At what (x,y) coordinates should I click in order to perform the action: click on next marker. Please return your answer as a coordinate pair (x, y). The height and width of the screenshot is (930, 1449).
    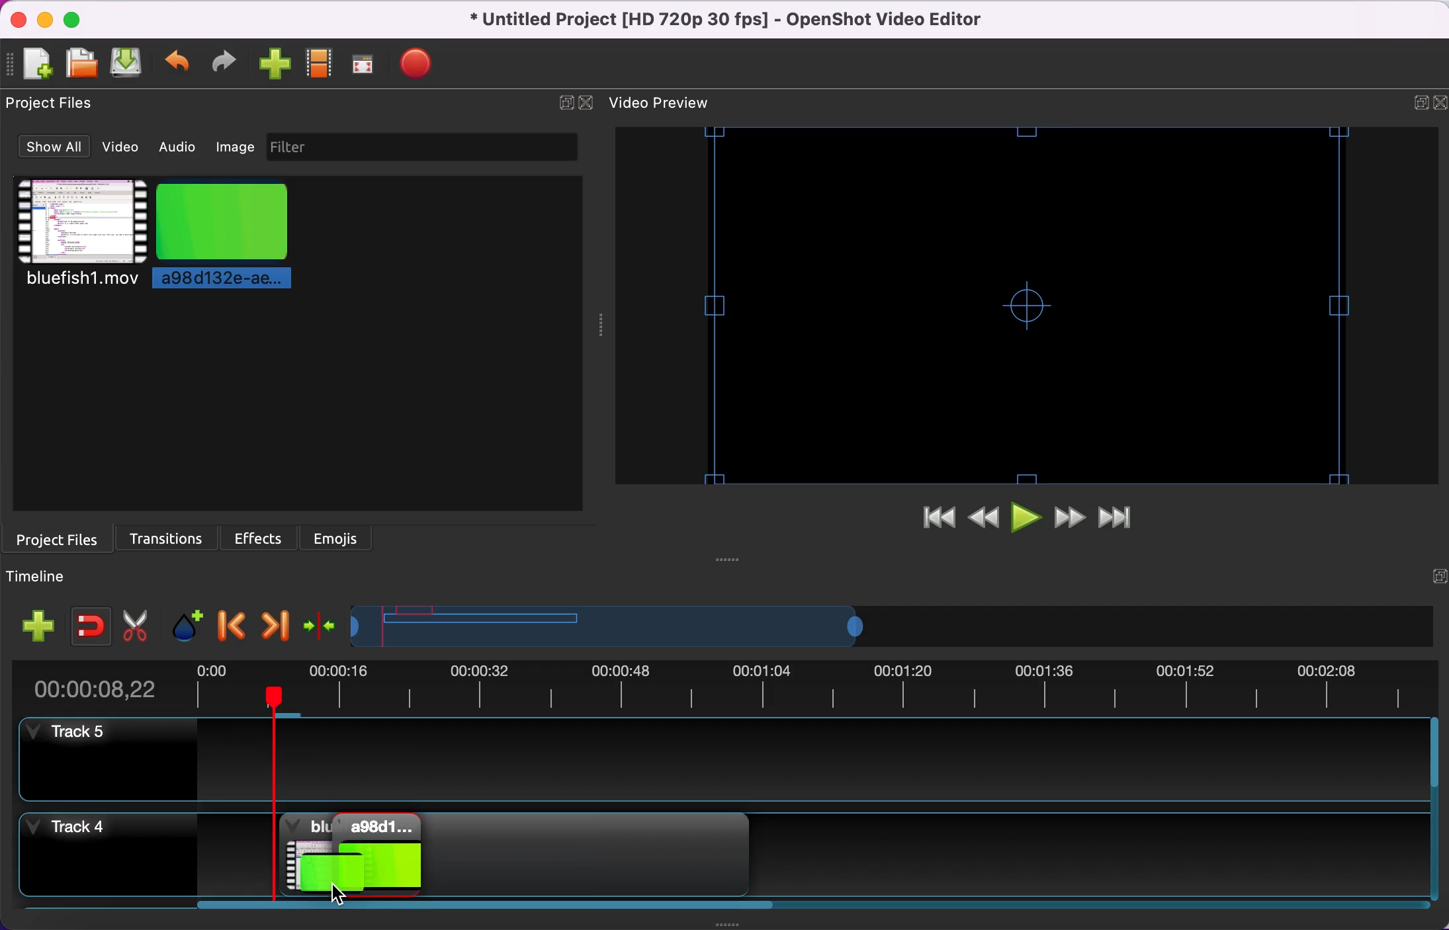
    Looking at the image, I should click on (279, 624).